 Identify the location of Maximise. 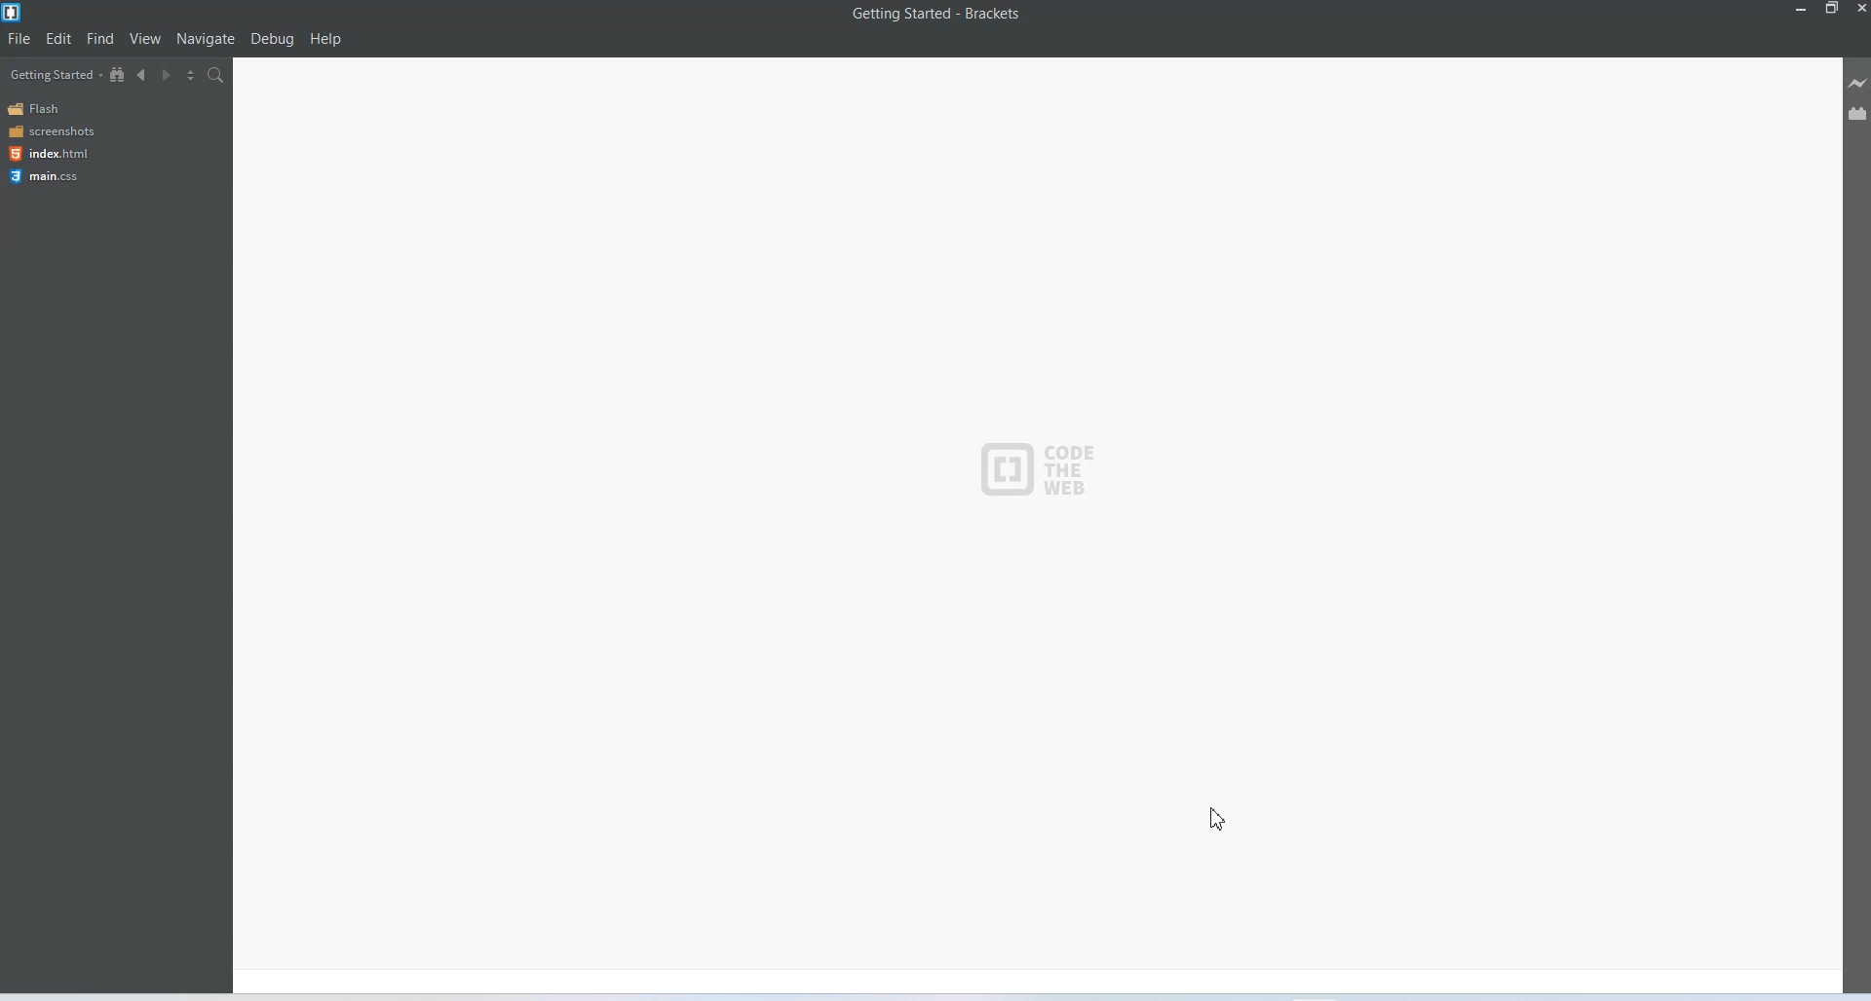
(1832, 9).